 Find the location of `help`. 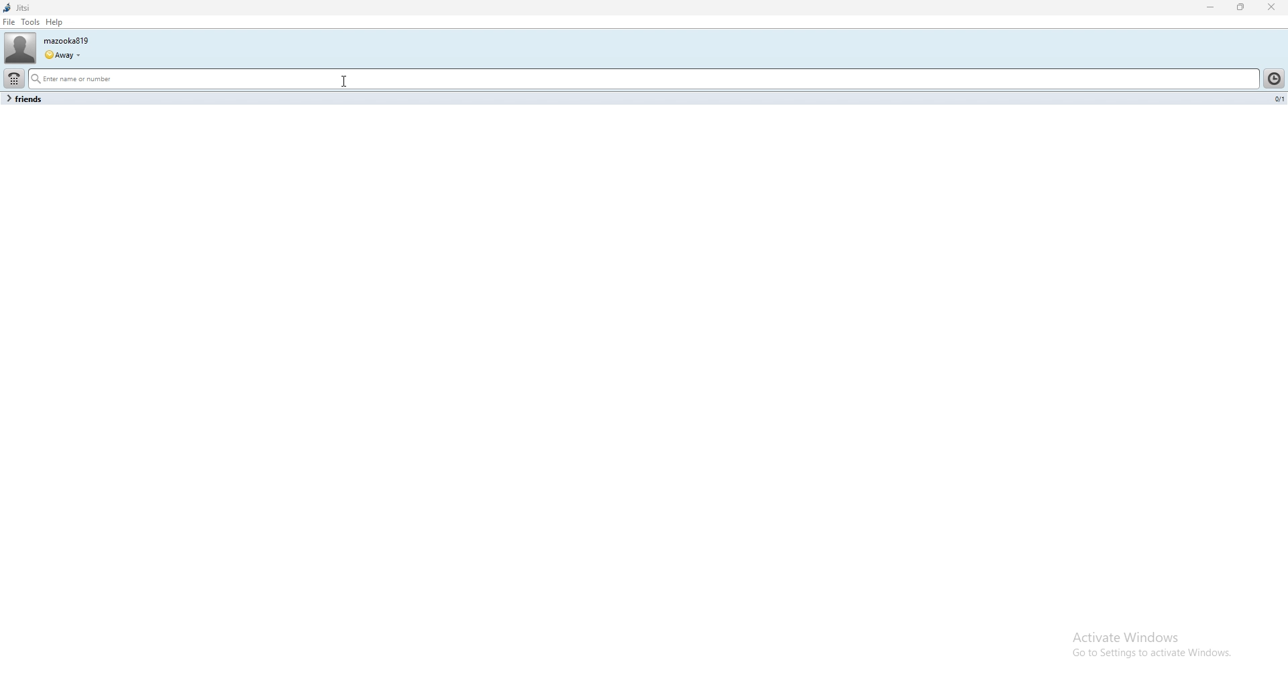

help is located at coordinates (54, 22).